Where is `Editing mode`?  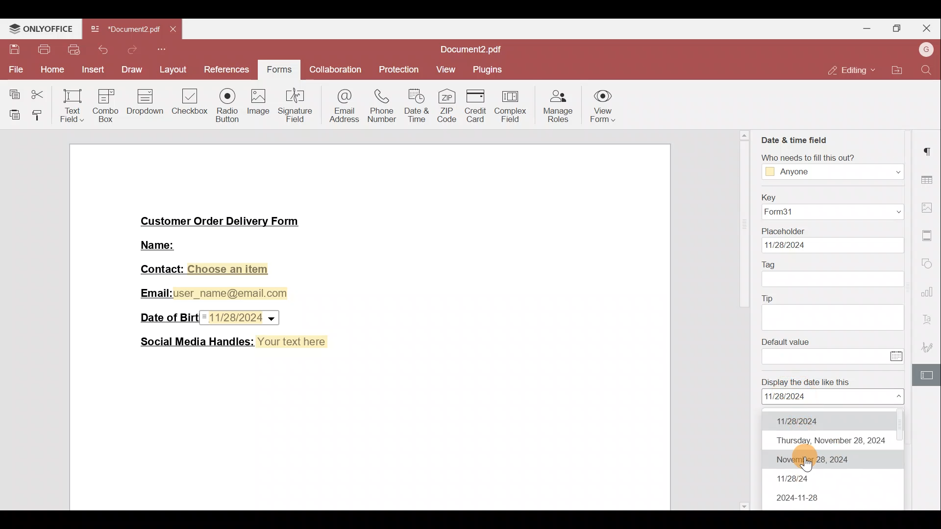
Editing mode is located at coordinates (848, 70).